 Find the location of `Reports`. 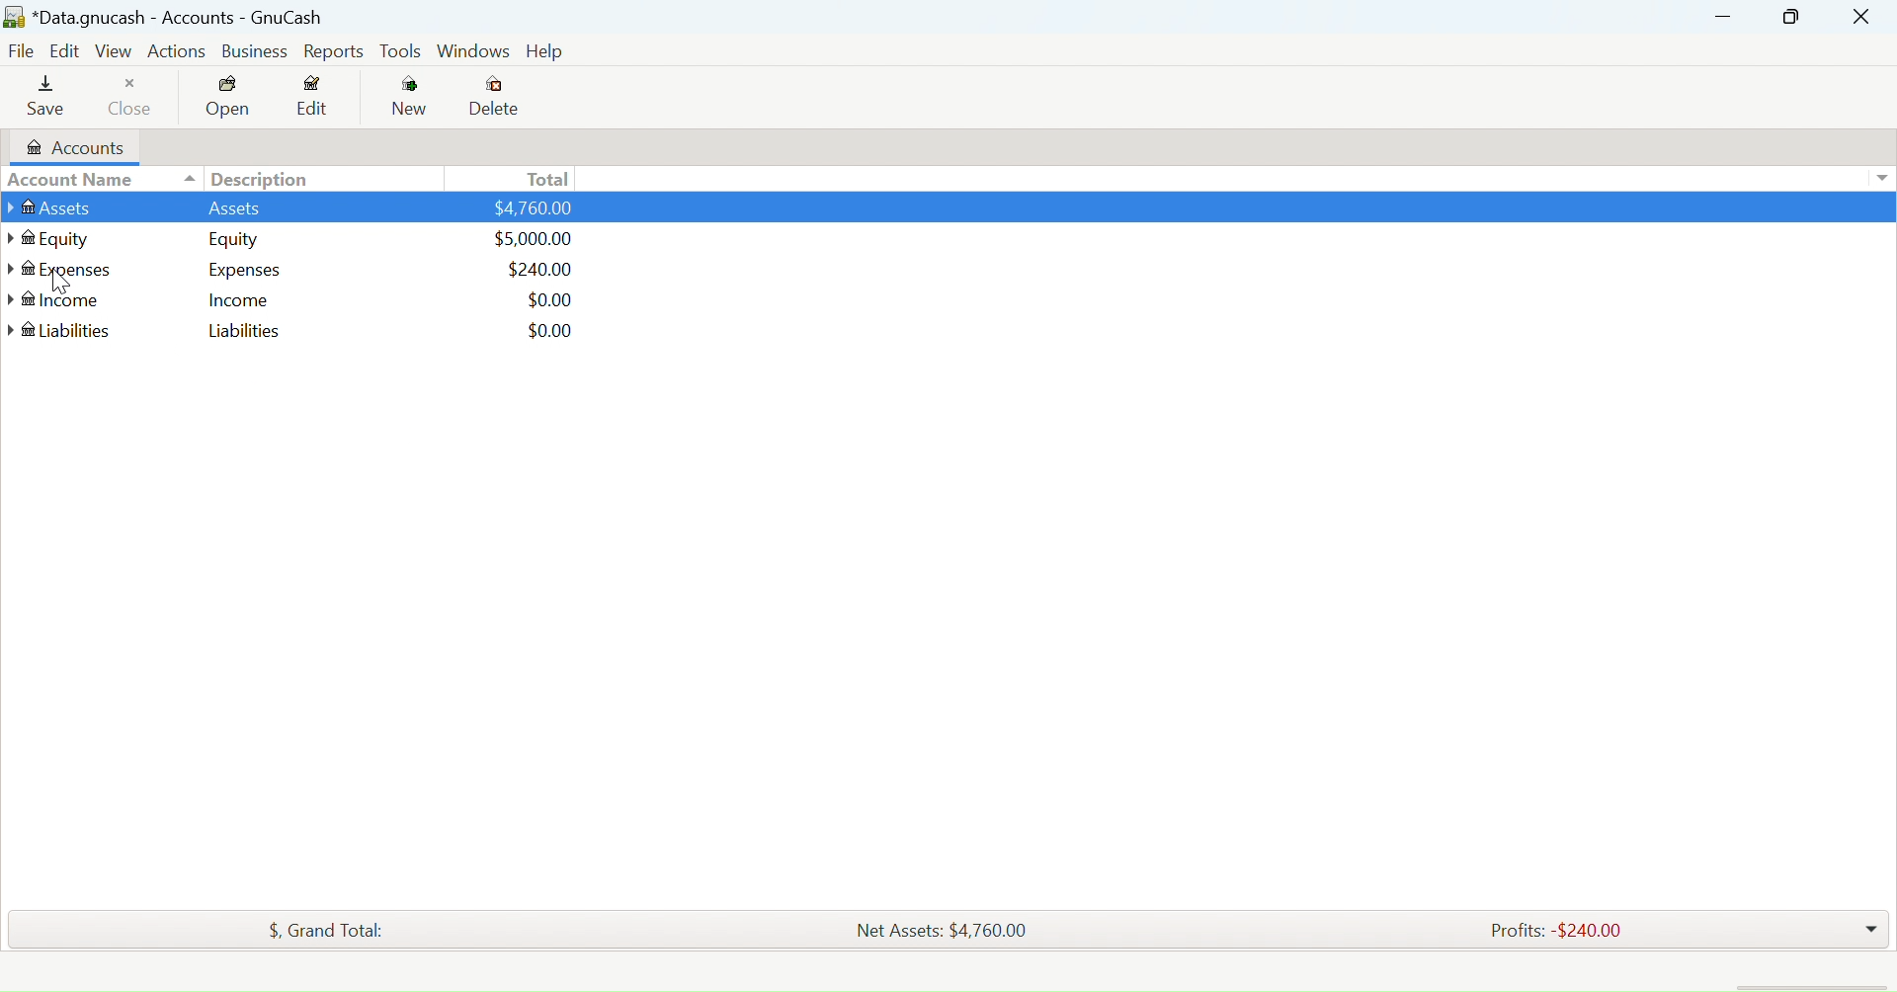

Reports is located at coordinates (334, 51).